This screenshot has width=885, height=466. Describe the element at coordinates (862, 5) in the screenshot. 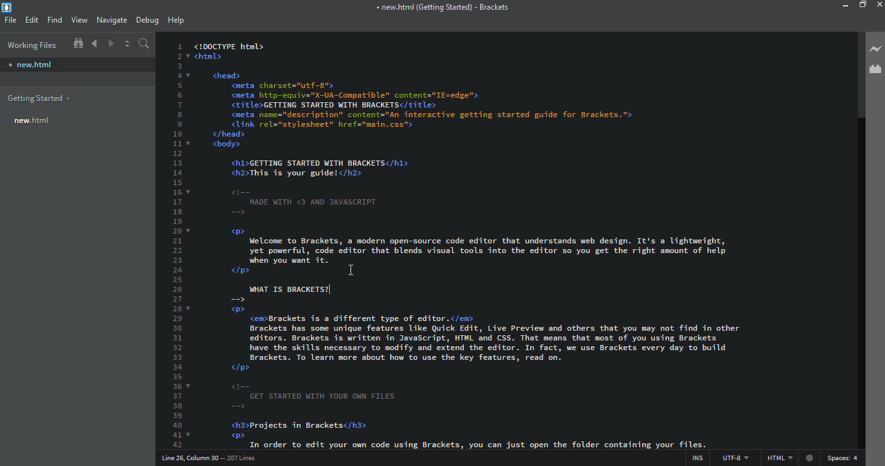

I see `maximize` at that location.